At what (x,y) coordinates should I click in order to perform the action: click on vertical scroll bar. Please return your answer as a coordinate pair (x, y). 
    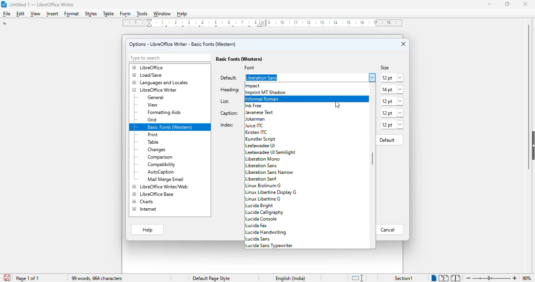
    Looking at the image, I should click on (526, 96).